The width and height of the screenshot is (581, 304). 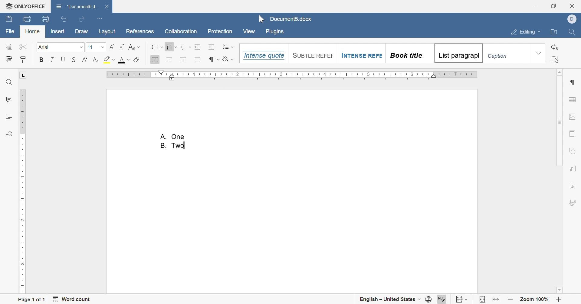 I want to click on copy, so click(x=9, y=47).